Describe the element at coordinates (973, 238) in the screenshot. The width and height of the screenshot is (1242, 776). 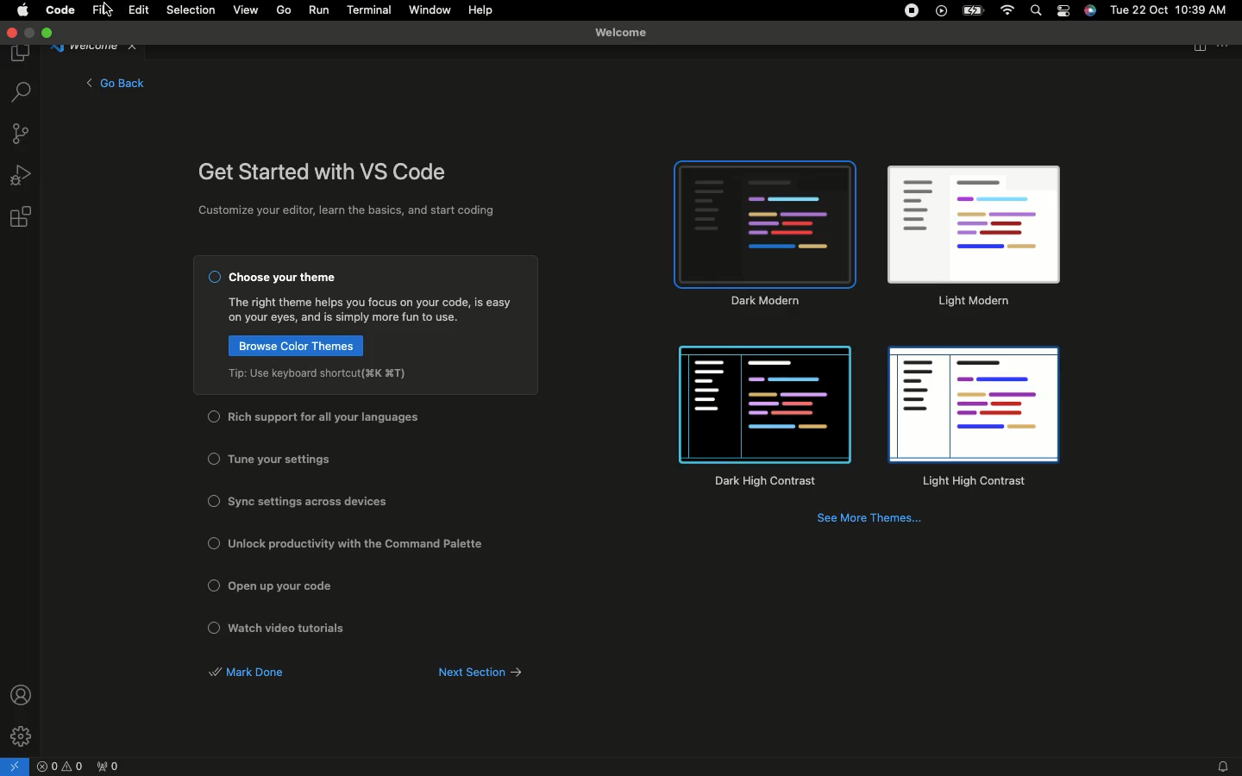
I see `Light modem` at that location.